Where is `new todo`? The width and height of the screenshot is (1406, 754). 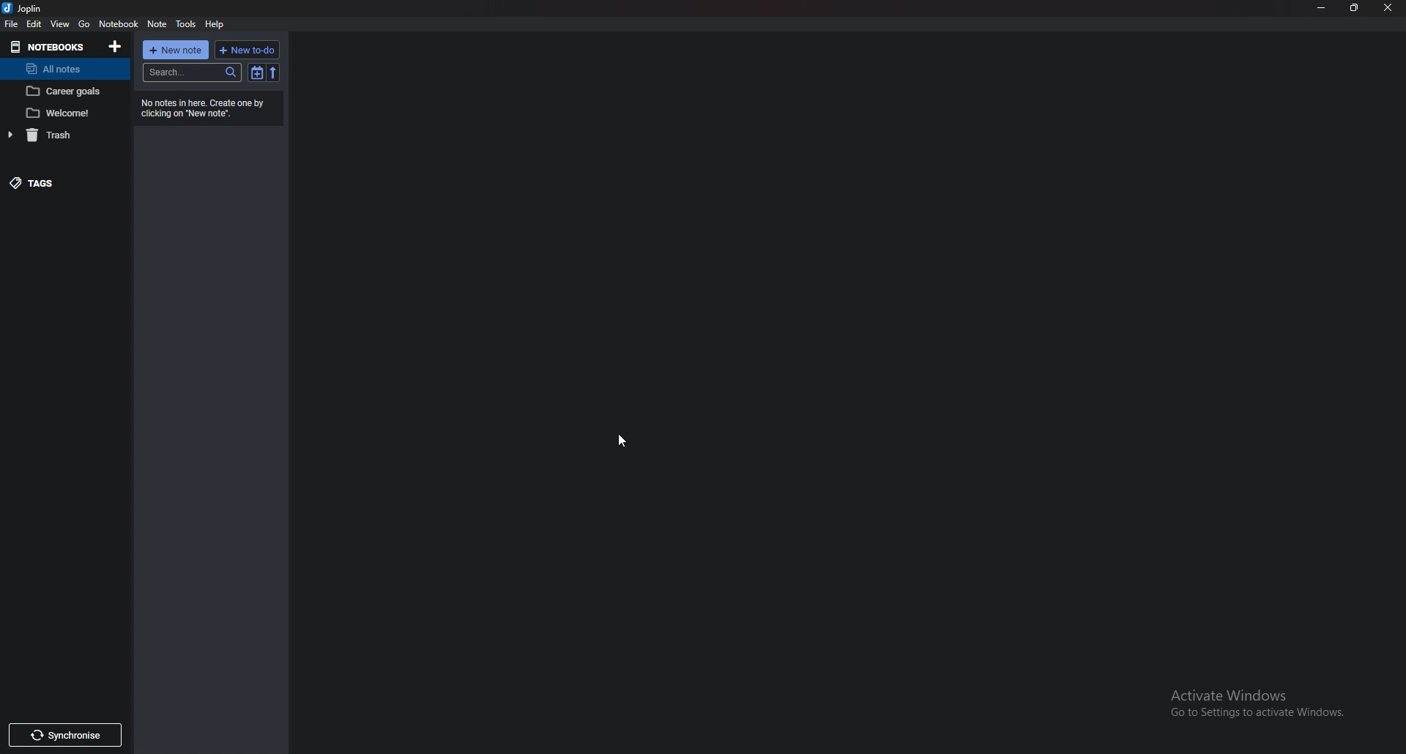
new todo is located at coordinates (248, 50).